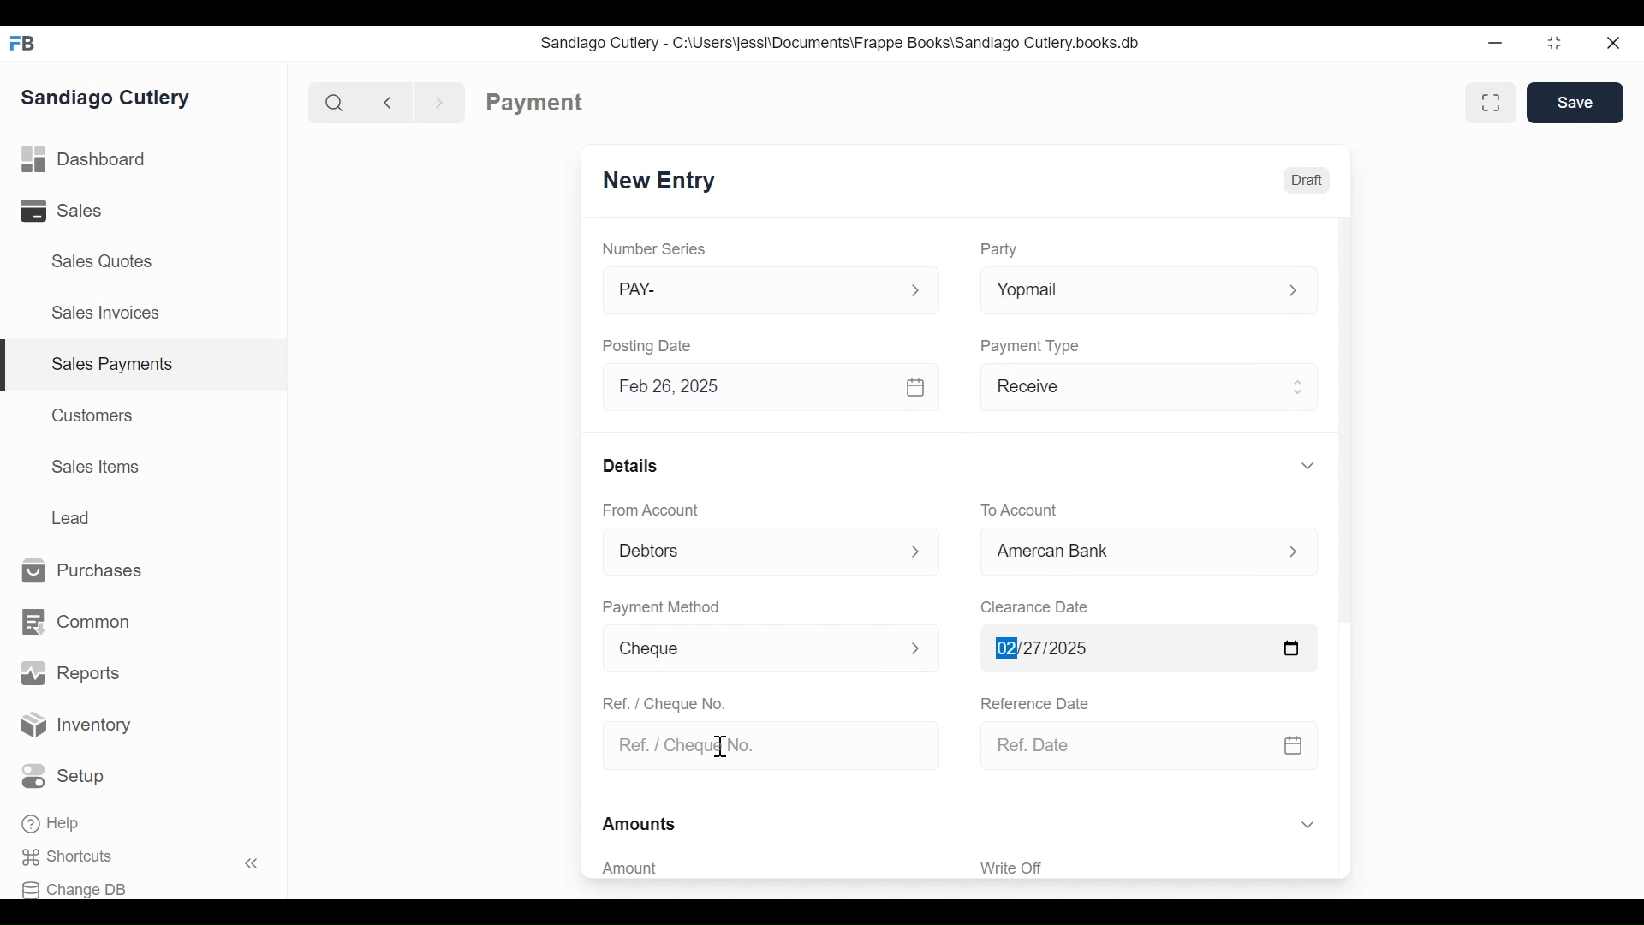  Describe the element at coordinates (96, 467) in the screenshot. I see `Sales Items` at that location.